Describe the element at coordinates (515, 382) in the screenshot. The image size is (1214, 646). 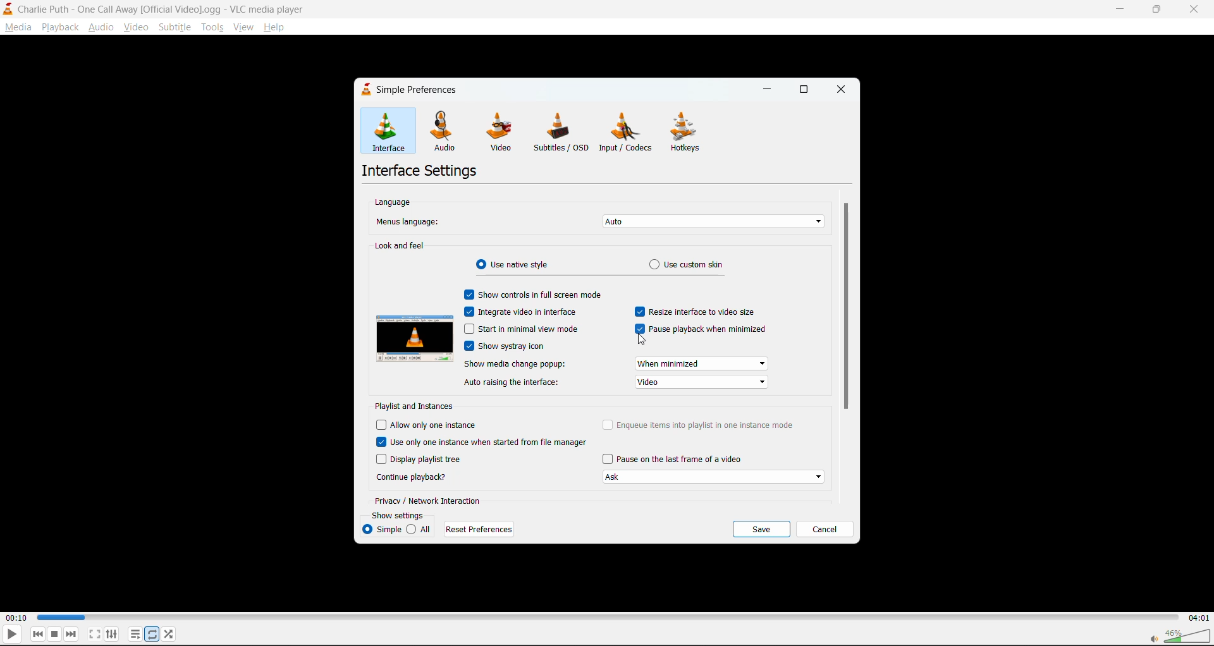
I see `auto raising the interface` at that location.